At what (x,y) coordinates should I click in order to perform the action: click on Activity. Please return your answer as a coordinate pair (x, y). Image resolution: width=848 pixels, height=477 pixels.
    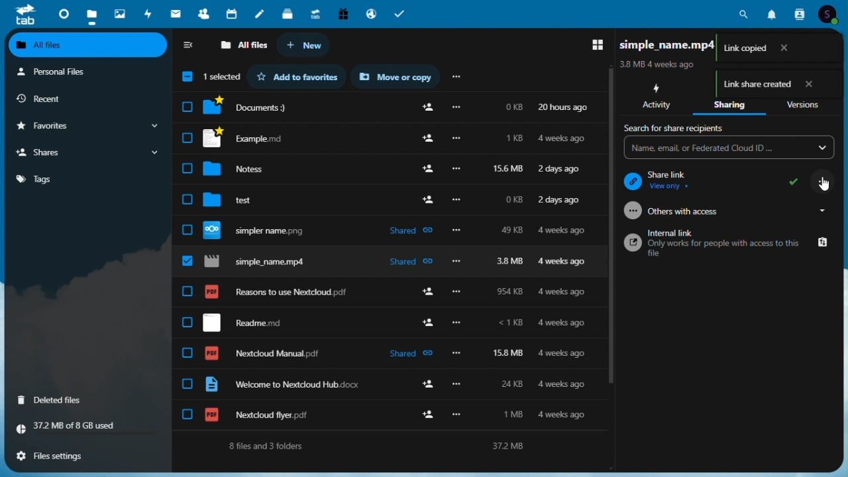
    Looking at the image, I should click on (657, 97).